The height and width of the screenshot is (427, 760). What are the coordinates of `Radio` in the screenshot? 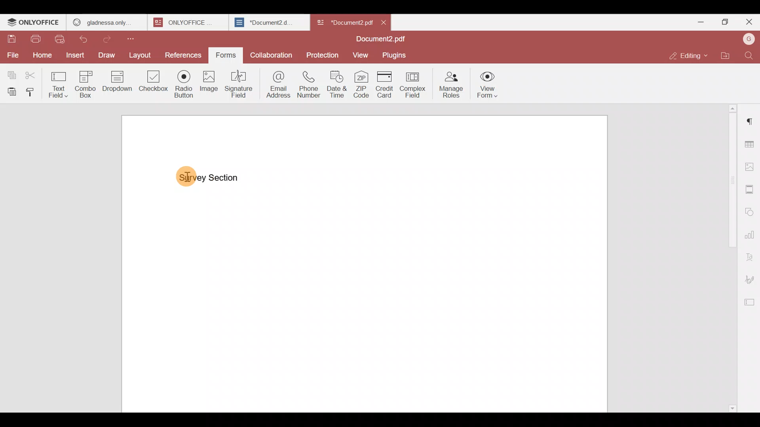 It's located at (183, 83).